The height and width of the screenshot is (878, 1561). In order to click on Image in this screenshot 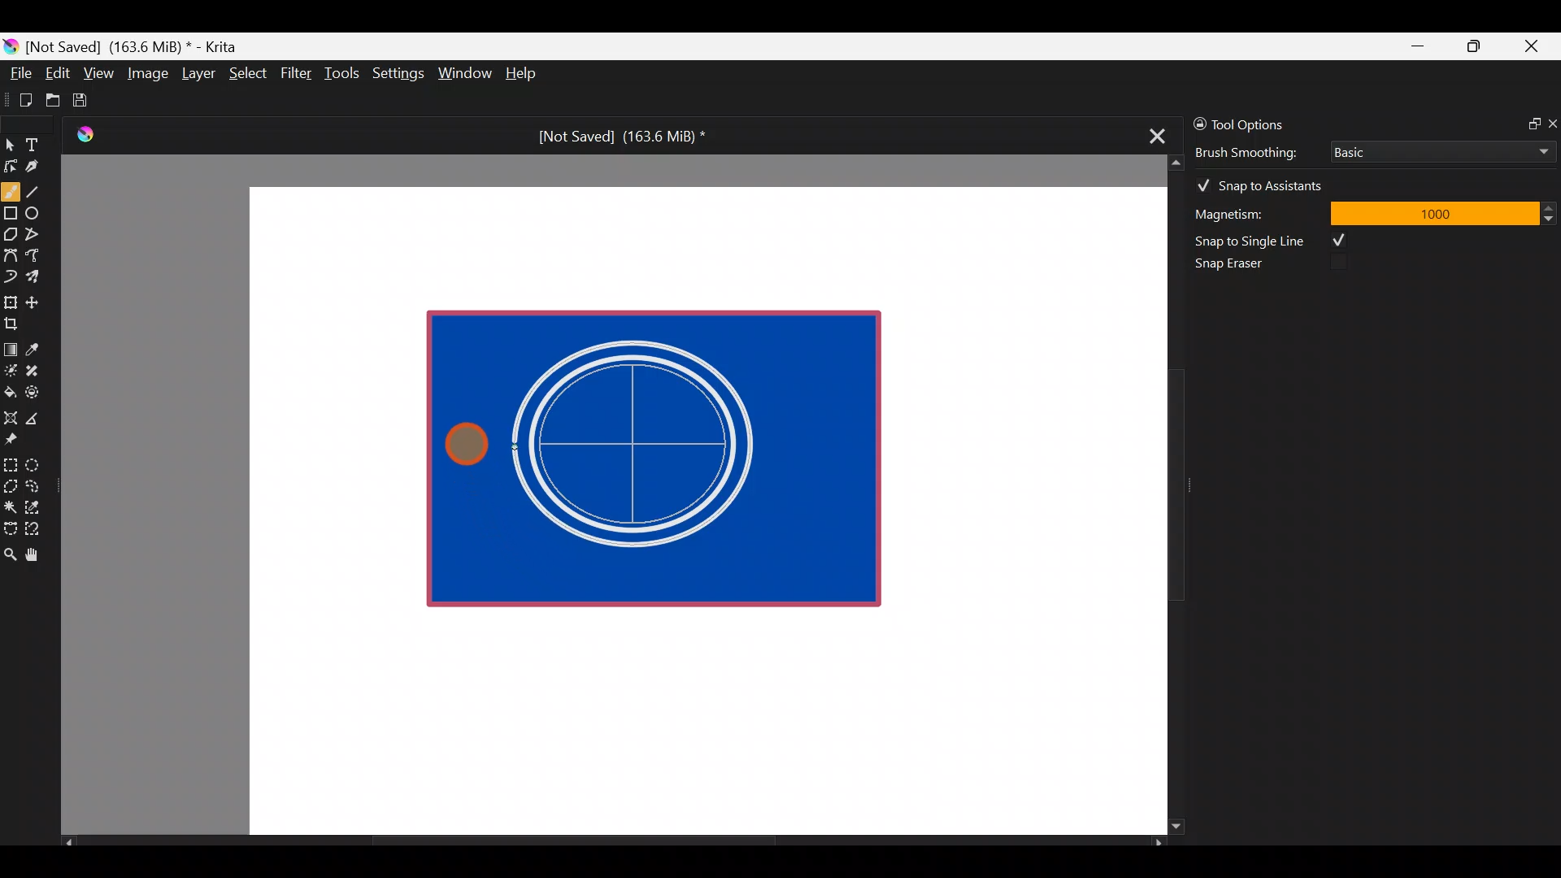, I will do `click(147, 73)`.